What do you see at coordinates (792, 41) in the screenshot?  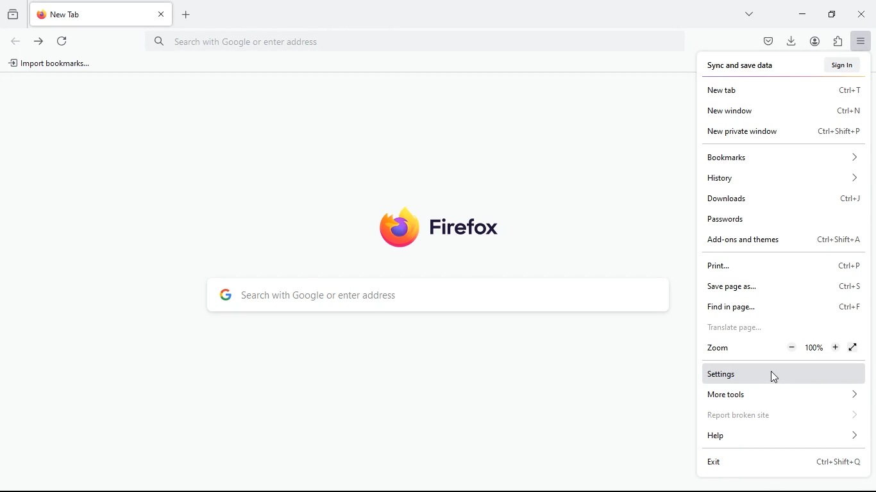 I see `download` at bounding box center [792, 41].